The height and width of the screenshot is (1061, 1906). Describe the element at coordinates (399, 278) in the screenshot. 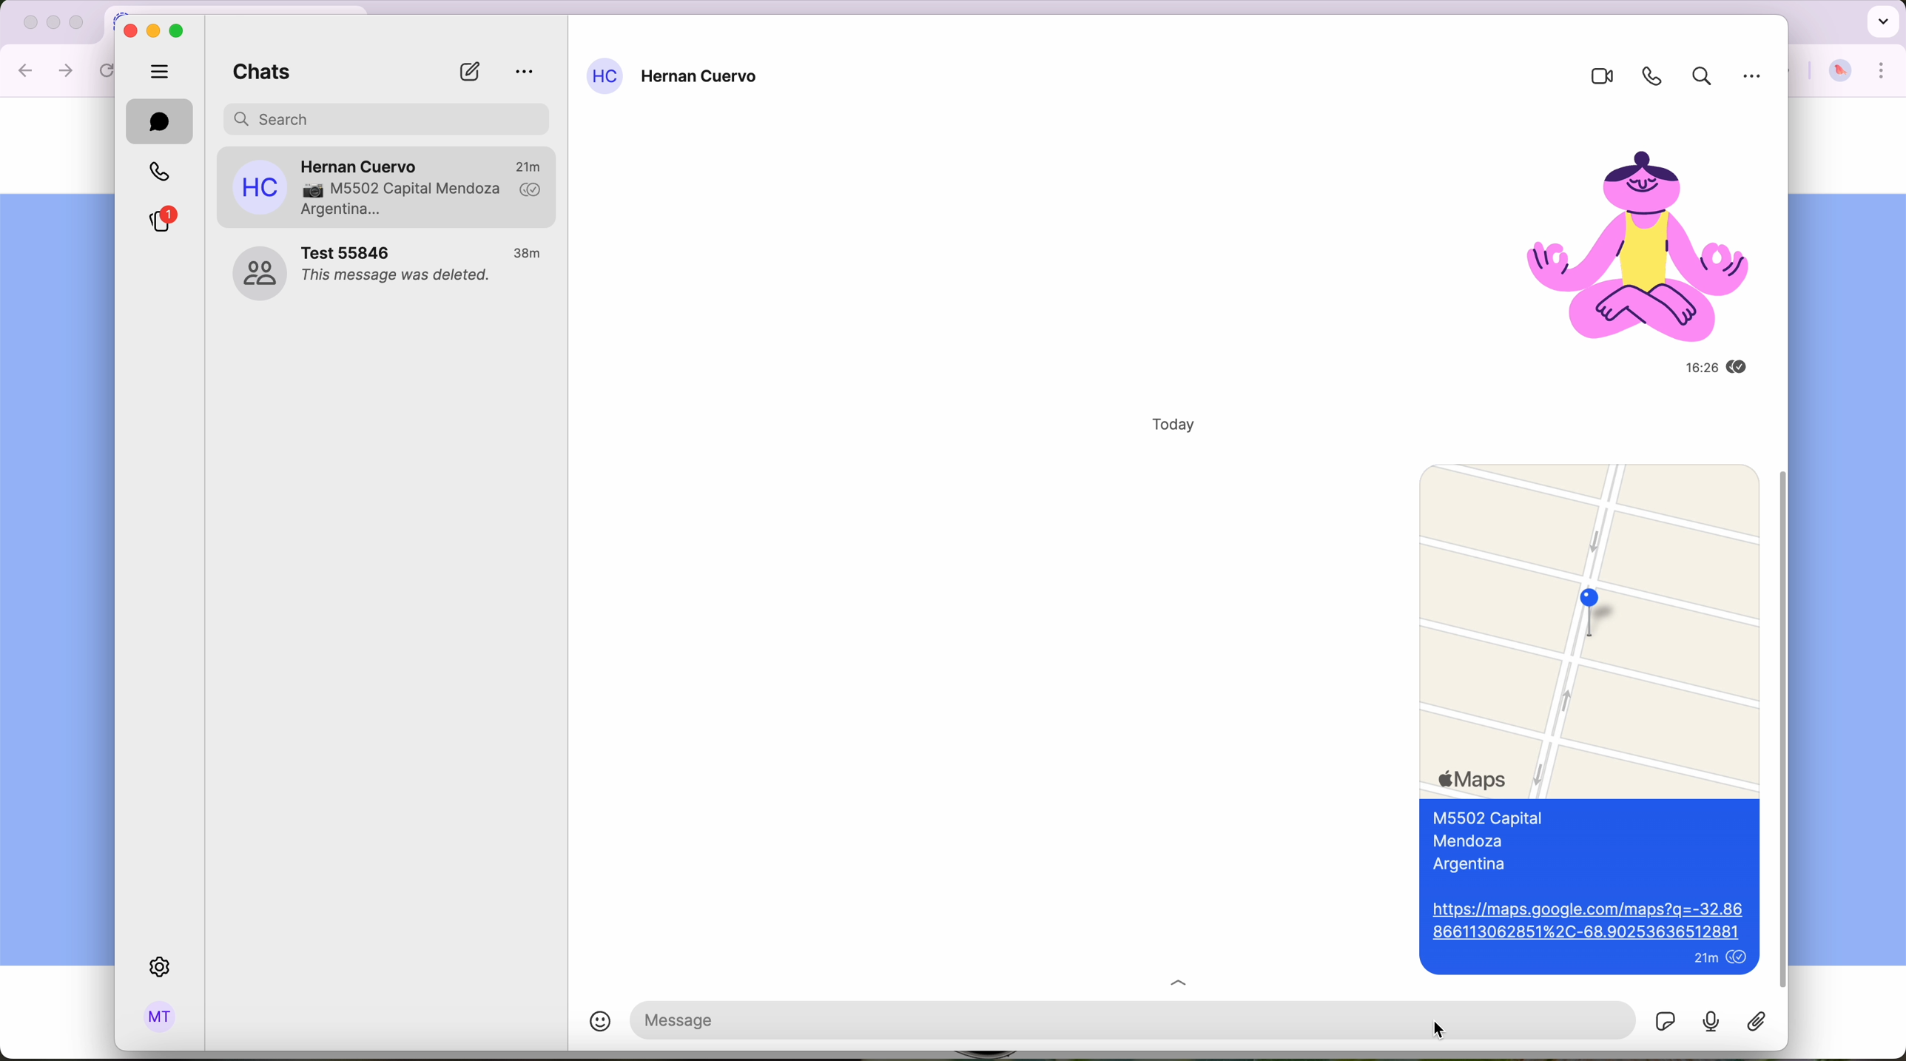

I see `This message was deleted.` at that location.